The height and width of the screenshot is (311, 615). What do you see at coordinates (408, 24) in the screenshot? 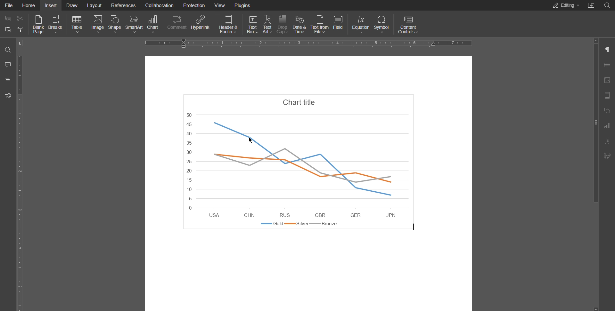
I see `Content Controls` at bounding box center [408, 24].